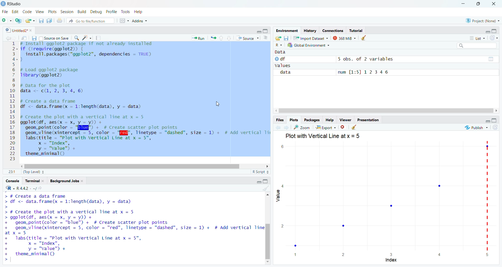  What do you see at coordinates (326, 128) in the screenshot?
I see `| Export ~` at bounding box center [326, 128].